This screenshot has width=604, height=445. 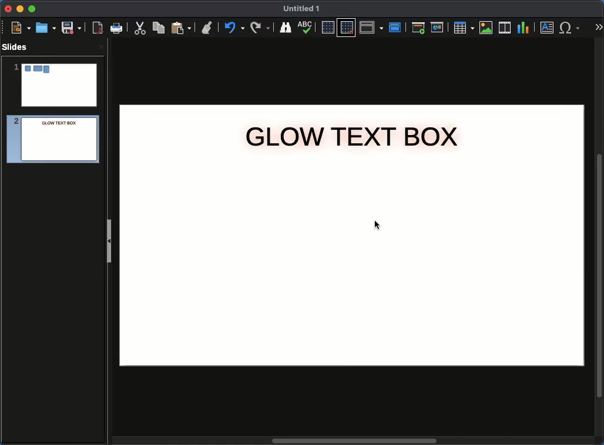 I want to click on Master slide, so click(x=397, y=27).